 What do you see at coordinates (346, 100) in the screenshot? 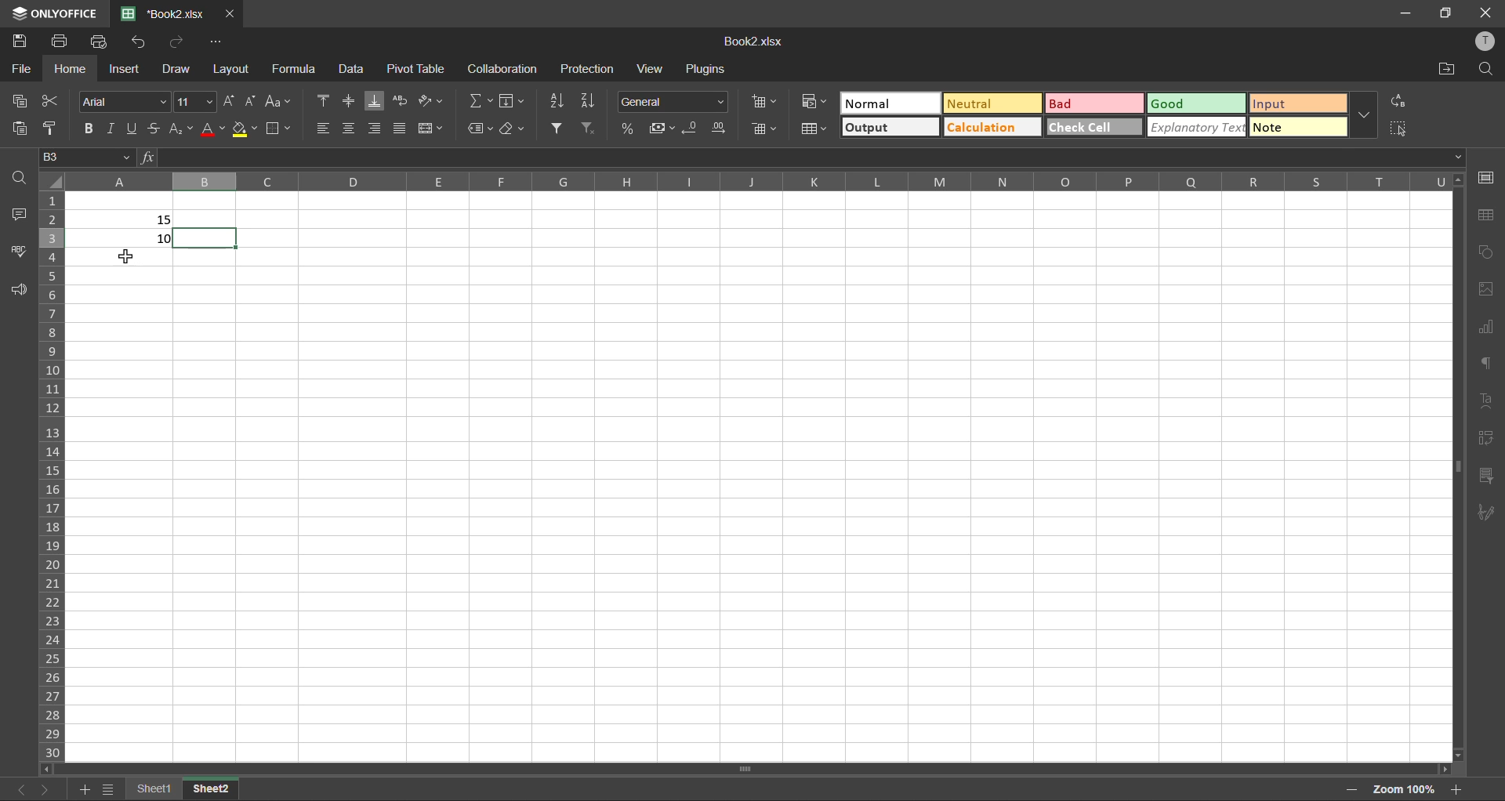
I see `align  middle` at bounding box center [346, 100].